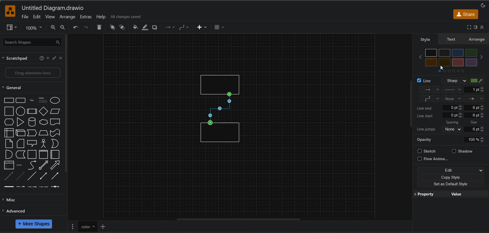 The height and width of the screenshot is (233, 489). Describe the element at coordinates (128, 17) in the screenshot. I see `all changes saved` at that location.